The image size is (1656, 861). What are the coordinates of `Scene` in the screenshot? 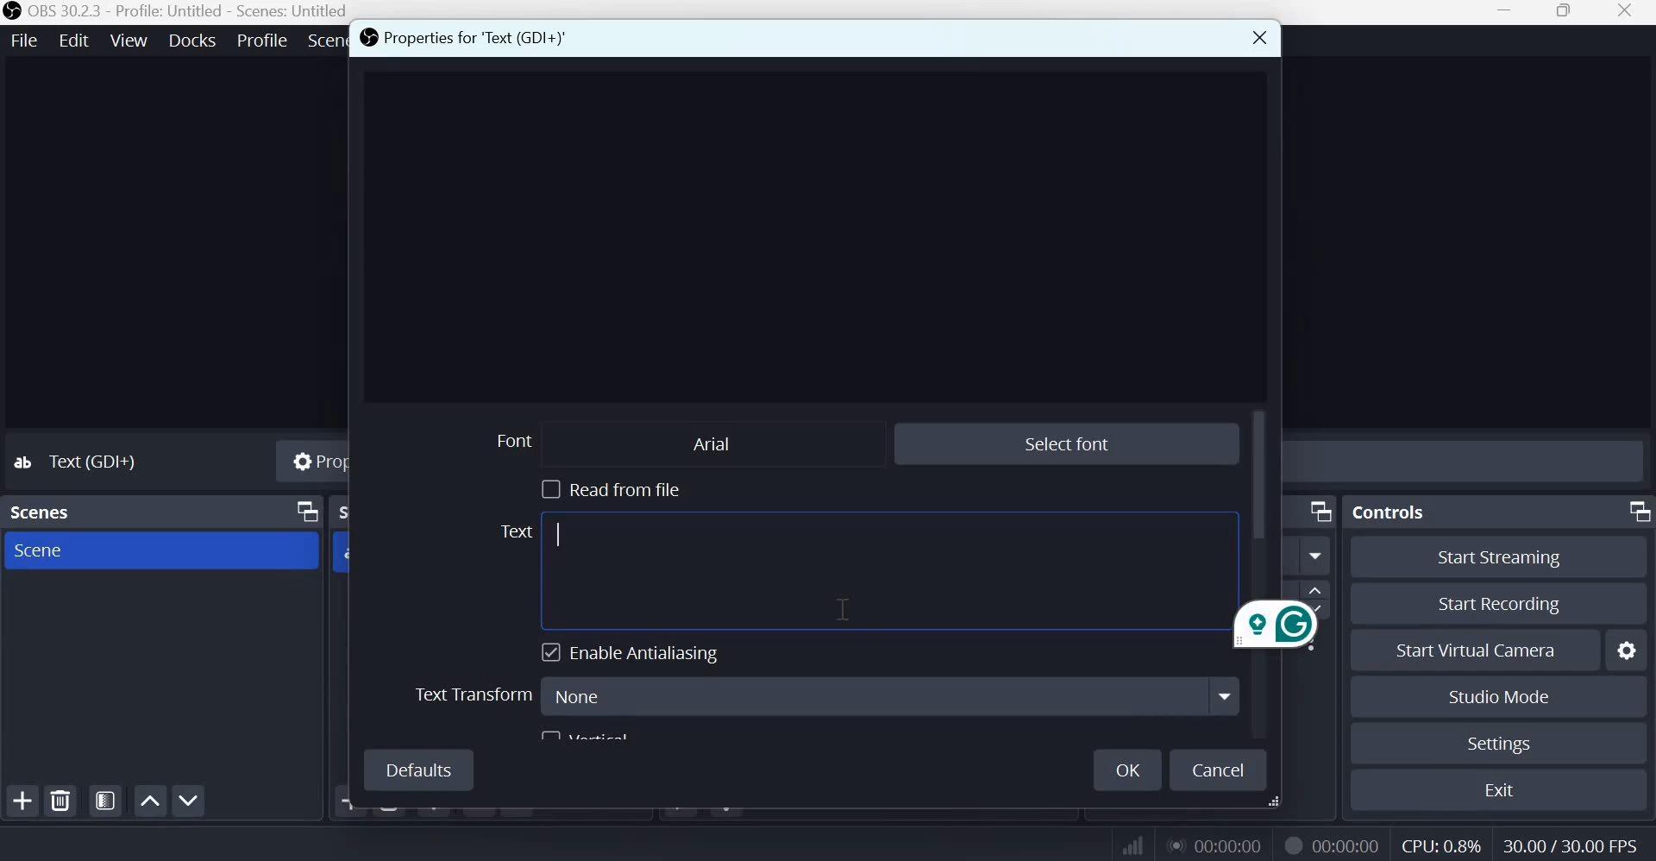 It's located at (56, 550).